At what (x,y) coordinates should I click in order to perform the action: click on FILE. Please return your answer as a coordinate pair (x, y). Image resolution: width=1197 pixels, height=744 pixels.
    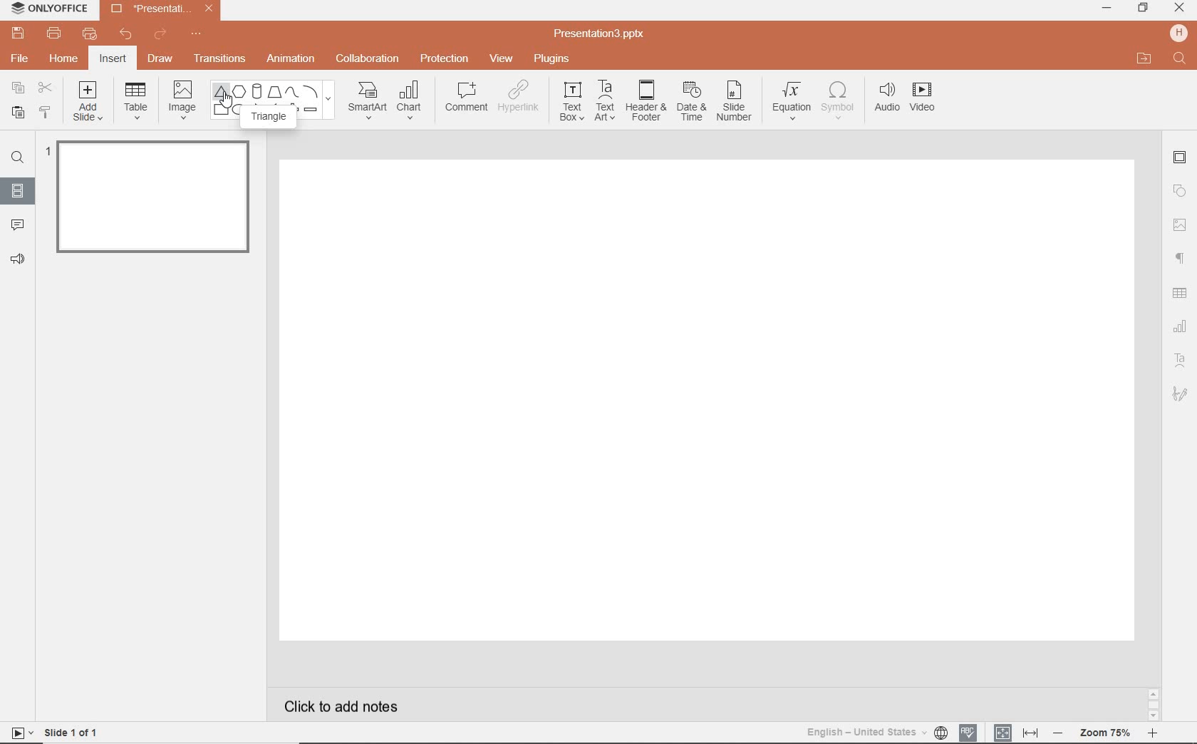
    Looking at the image, I should click on (21, 56).